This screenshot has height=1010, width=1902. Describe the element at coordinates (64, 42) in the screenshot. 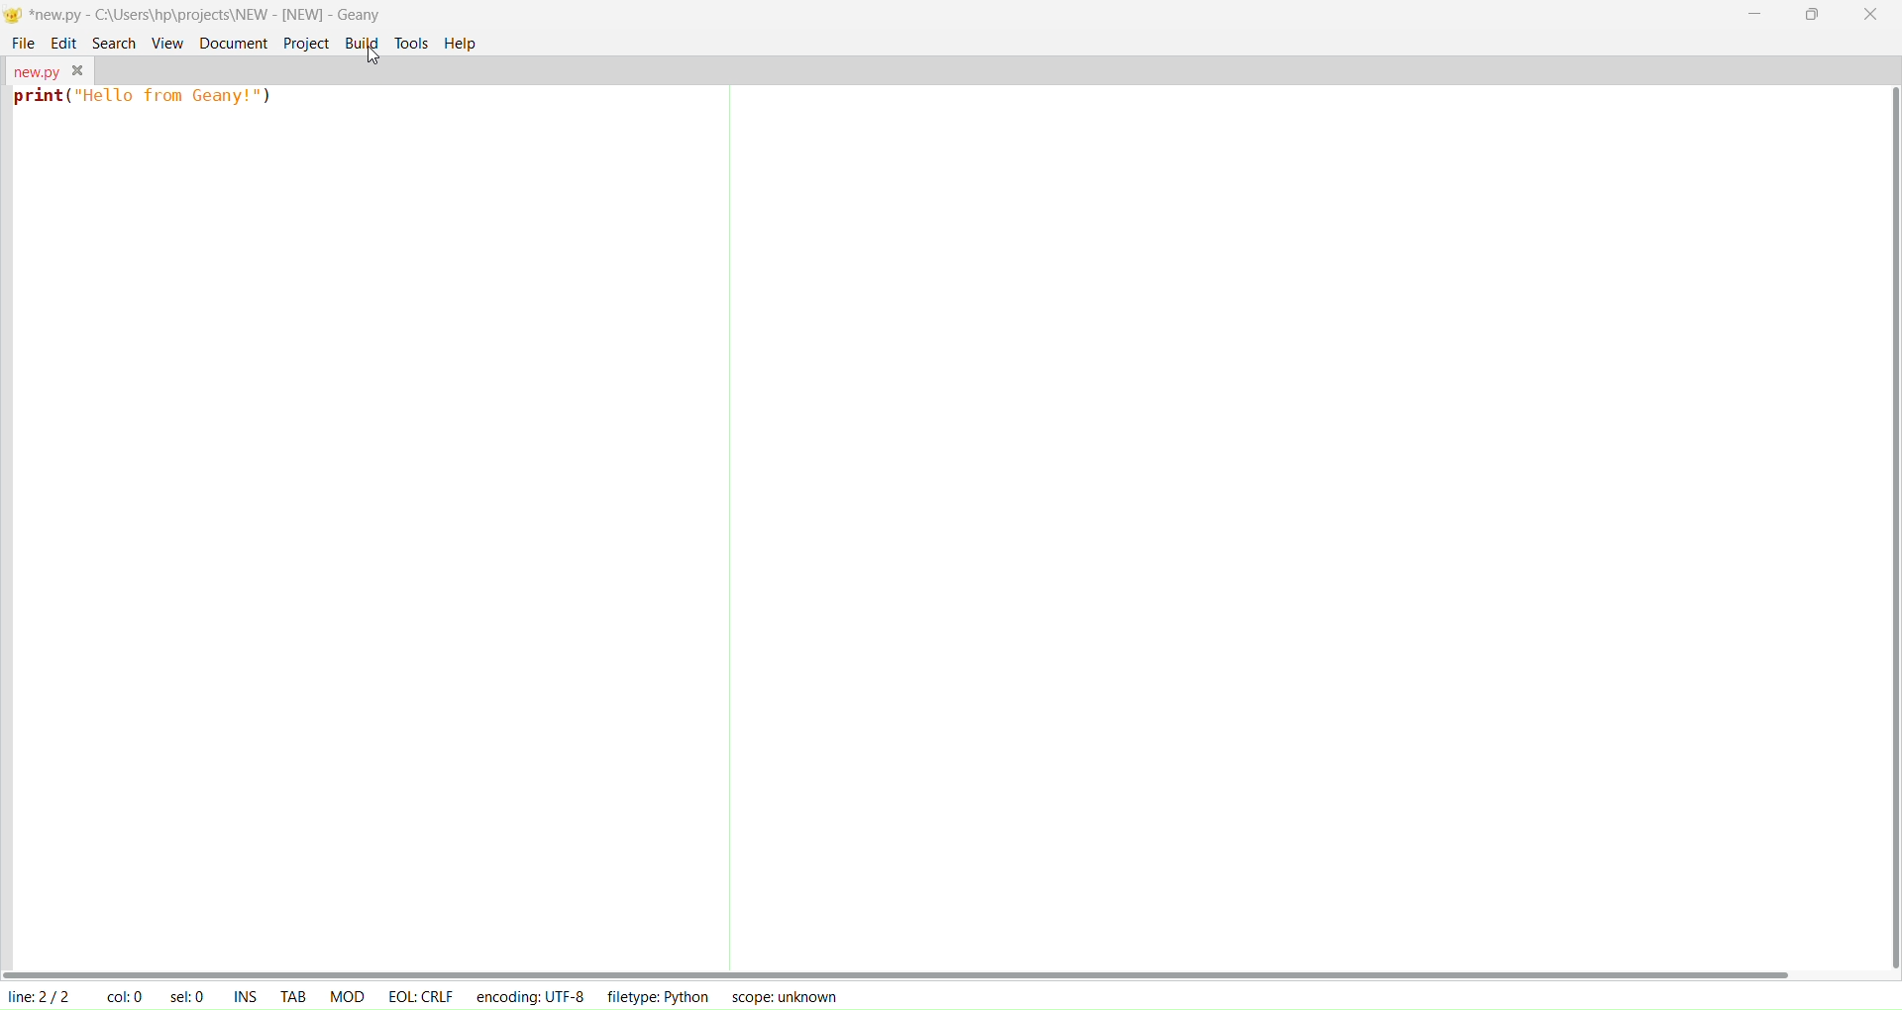

I see `edit` at that location.